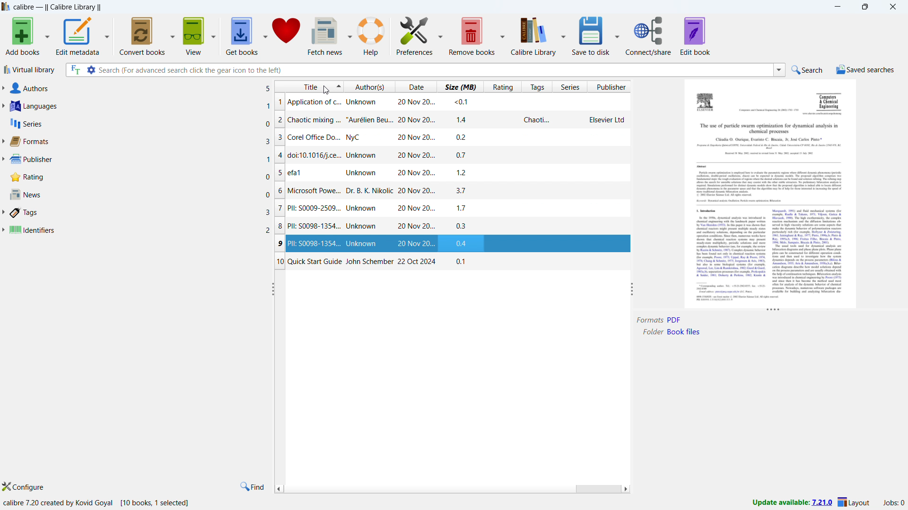  I want to click on list of jobs, so click(893, 503).